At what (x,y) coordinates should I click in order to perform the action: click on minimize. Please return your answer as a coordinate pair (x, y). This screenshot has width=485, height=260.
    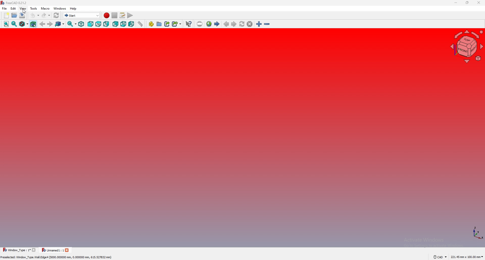
    Looking at the image, I should click on (455, 3).